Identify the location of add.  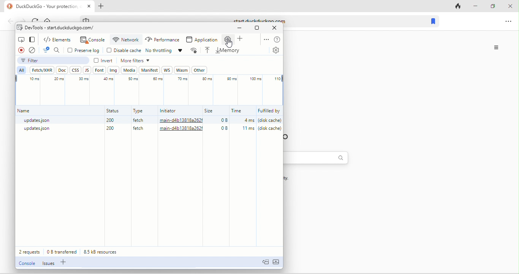
(242, 39).